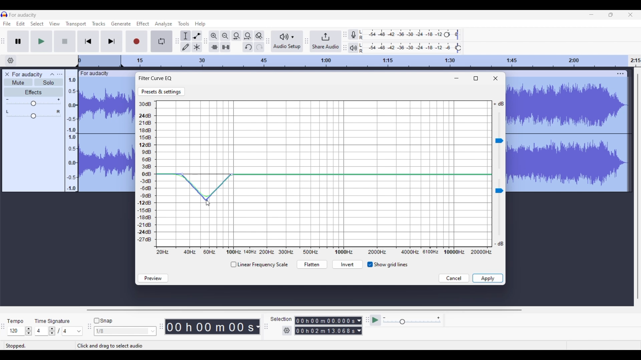 The width and height of the screenshot is (641, 360). What do you see at coordinates (287, 41) in the screenshot?
I see `Audio setup` at bounding box center [287, 41].